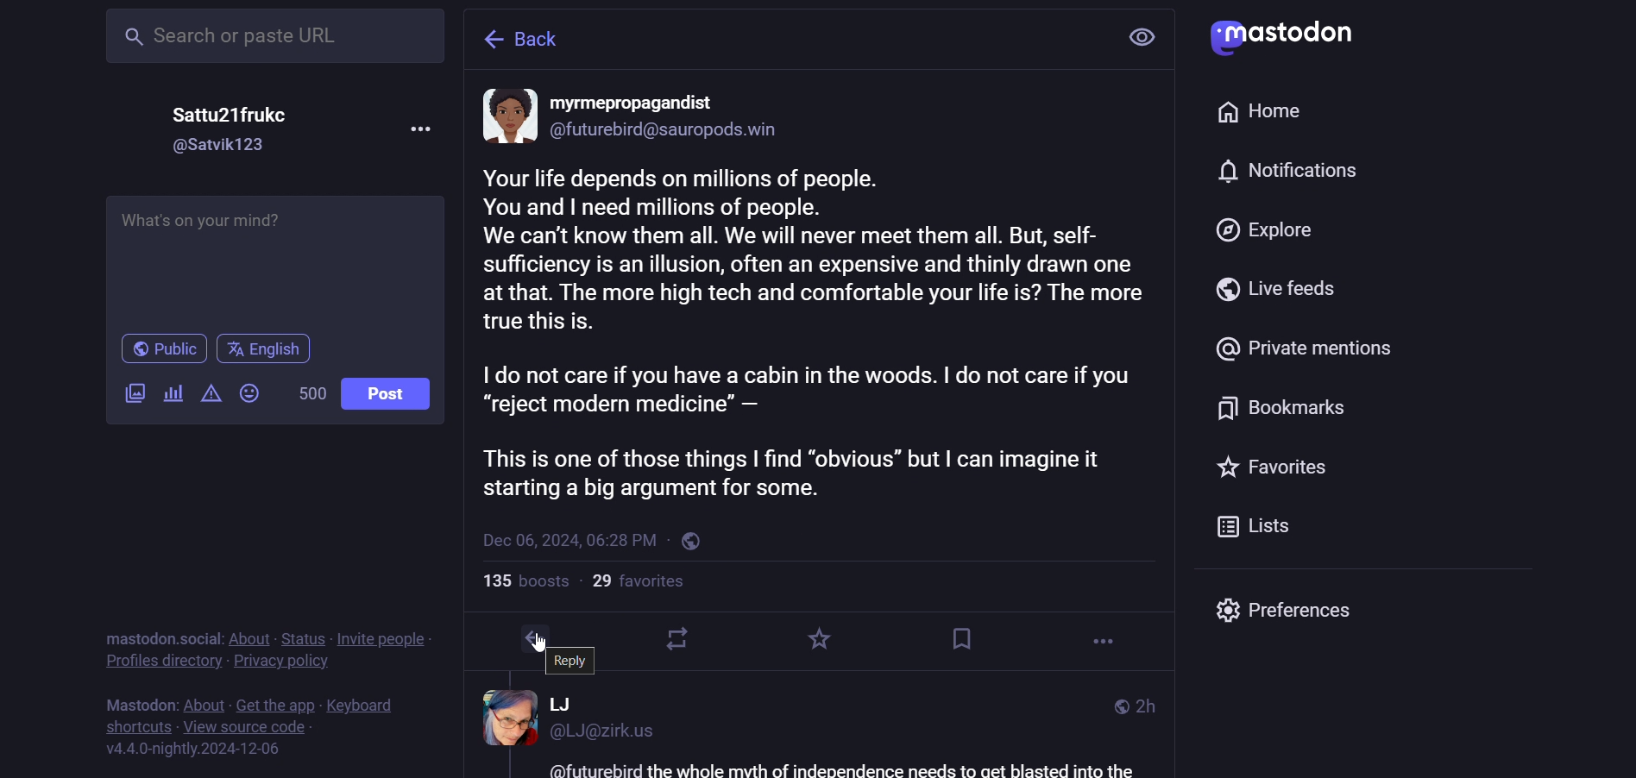  What do you see at coordinates (418, 124) in the screenshot?
I see `more` at bounding box center [418, 124].